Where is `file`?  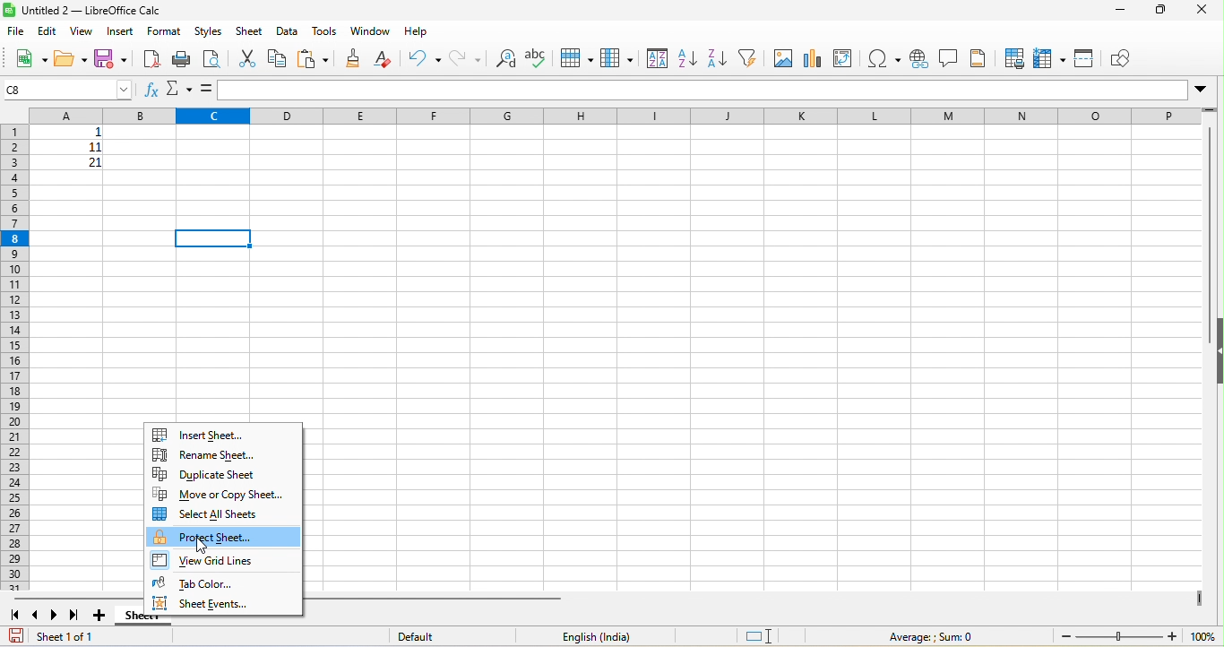
file is located at coordinates (14, 33).